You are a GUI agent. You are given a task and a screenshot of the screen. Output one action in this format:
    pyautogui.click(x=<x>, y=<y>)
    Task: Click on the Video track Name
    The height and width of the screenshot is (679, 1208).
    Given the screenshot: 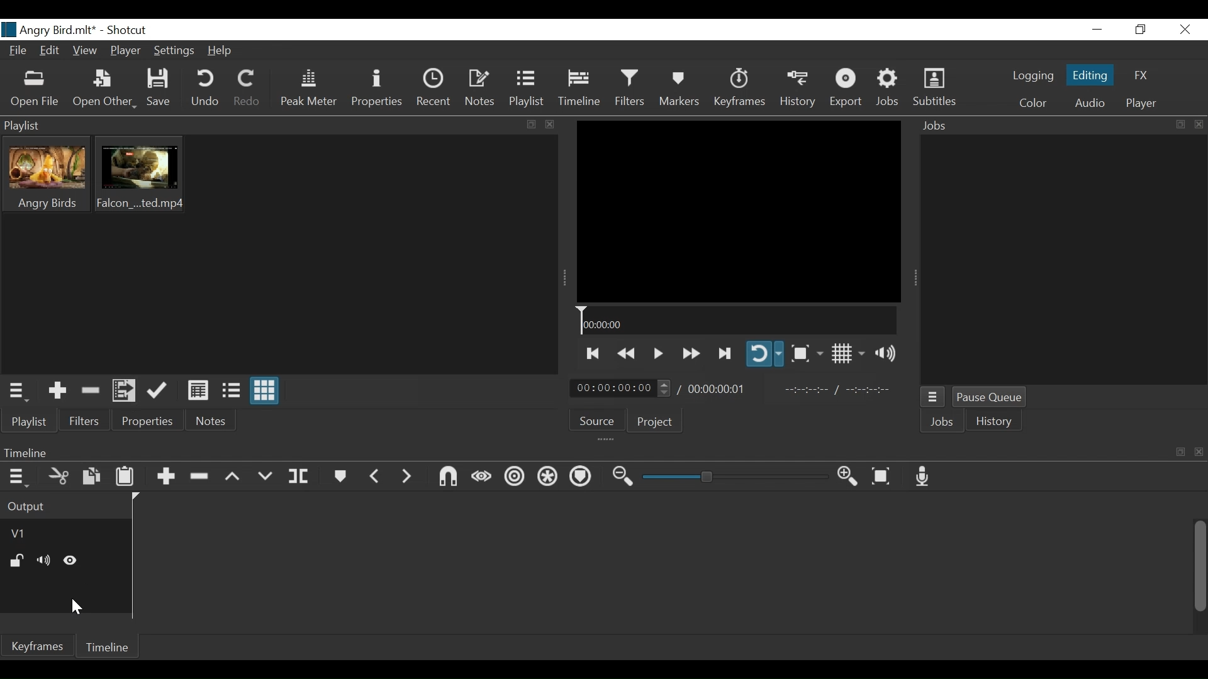 What is the action you would take?
    pyautogui.click(x=65, y=533)
    